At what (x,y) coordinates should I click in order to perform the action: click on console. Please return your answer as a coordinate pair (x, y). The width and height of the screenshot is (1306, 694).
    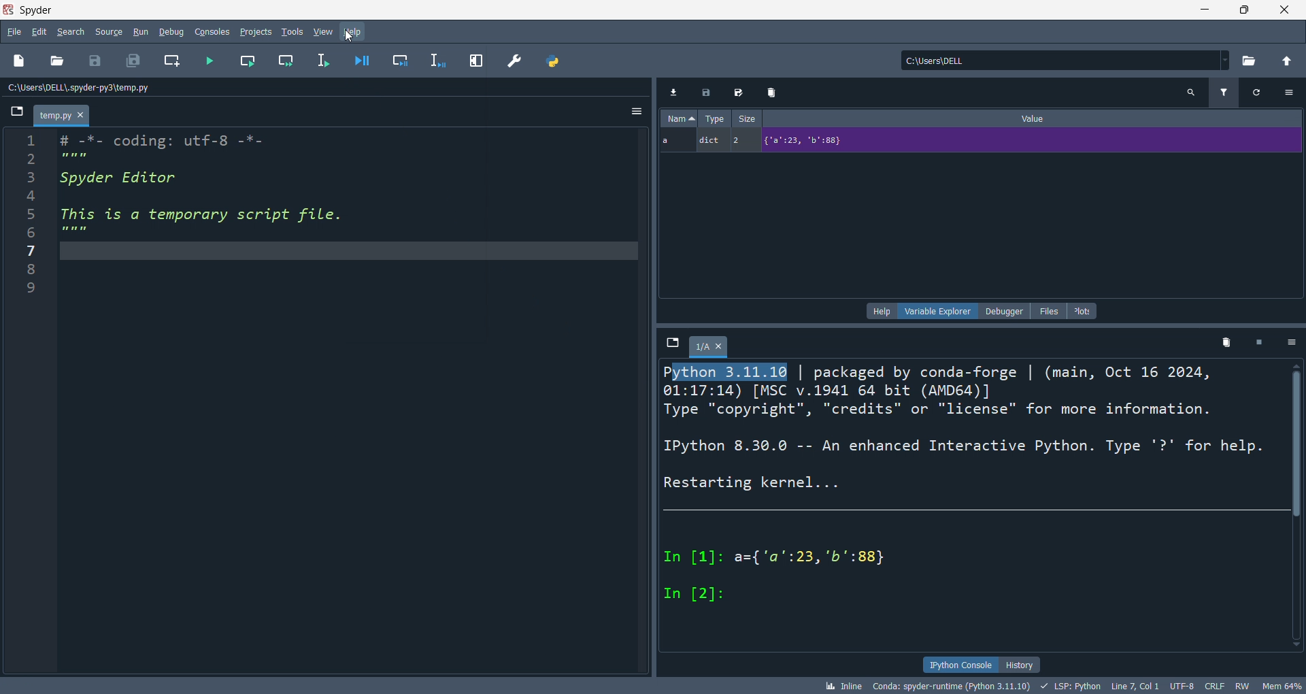
    Looking at the image, I should click on (212, 33).